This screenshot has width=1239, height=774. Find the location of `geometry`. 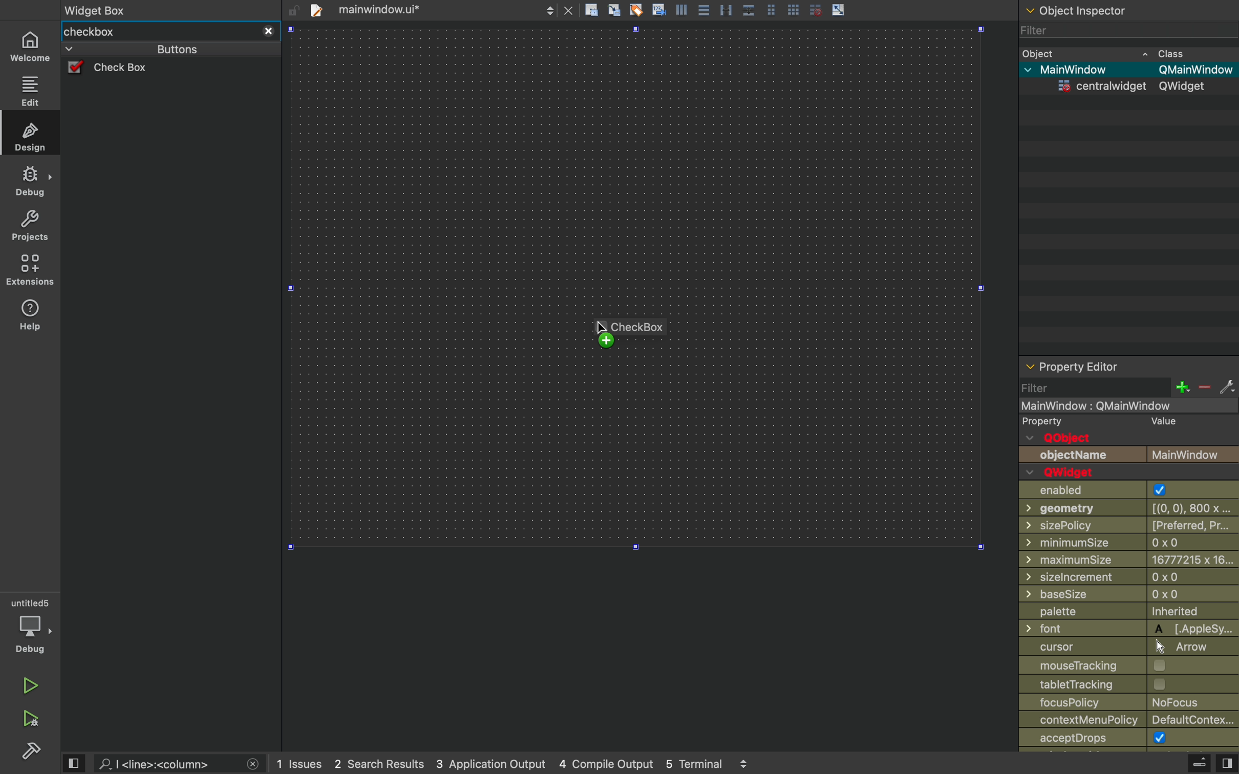

geometry is located at coordinates (1131, 507).